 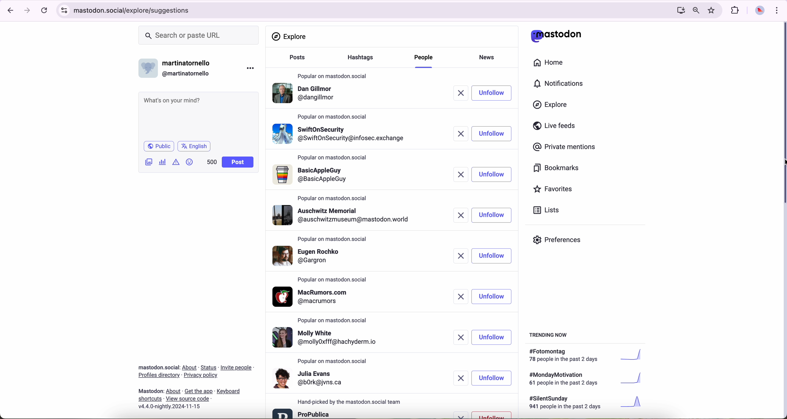 What do you see at coordinates (463, 215) in the screenshot?
I see `remove` at bounding box center [463, 215].